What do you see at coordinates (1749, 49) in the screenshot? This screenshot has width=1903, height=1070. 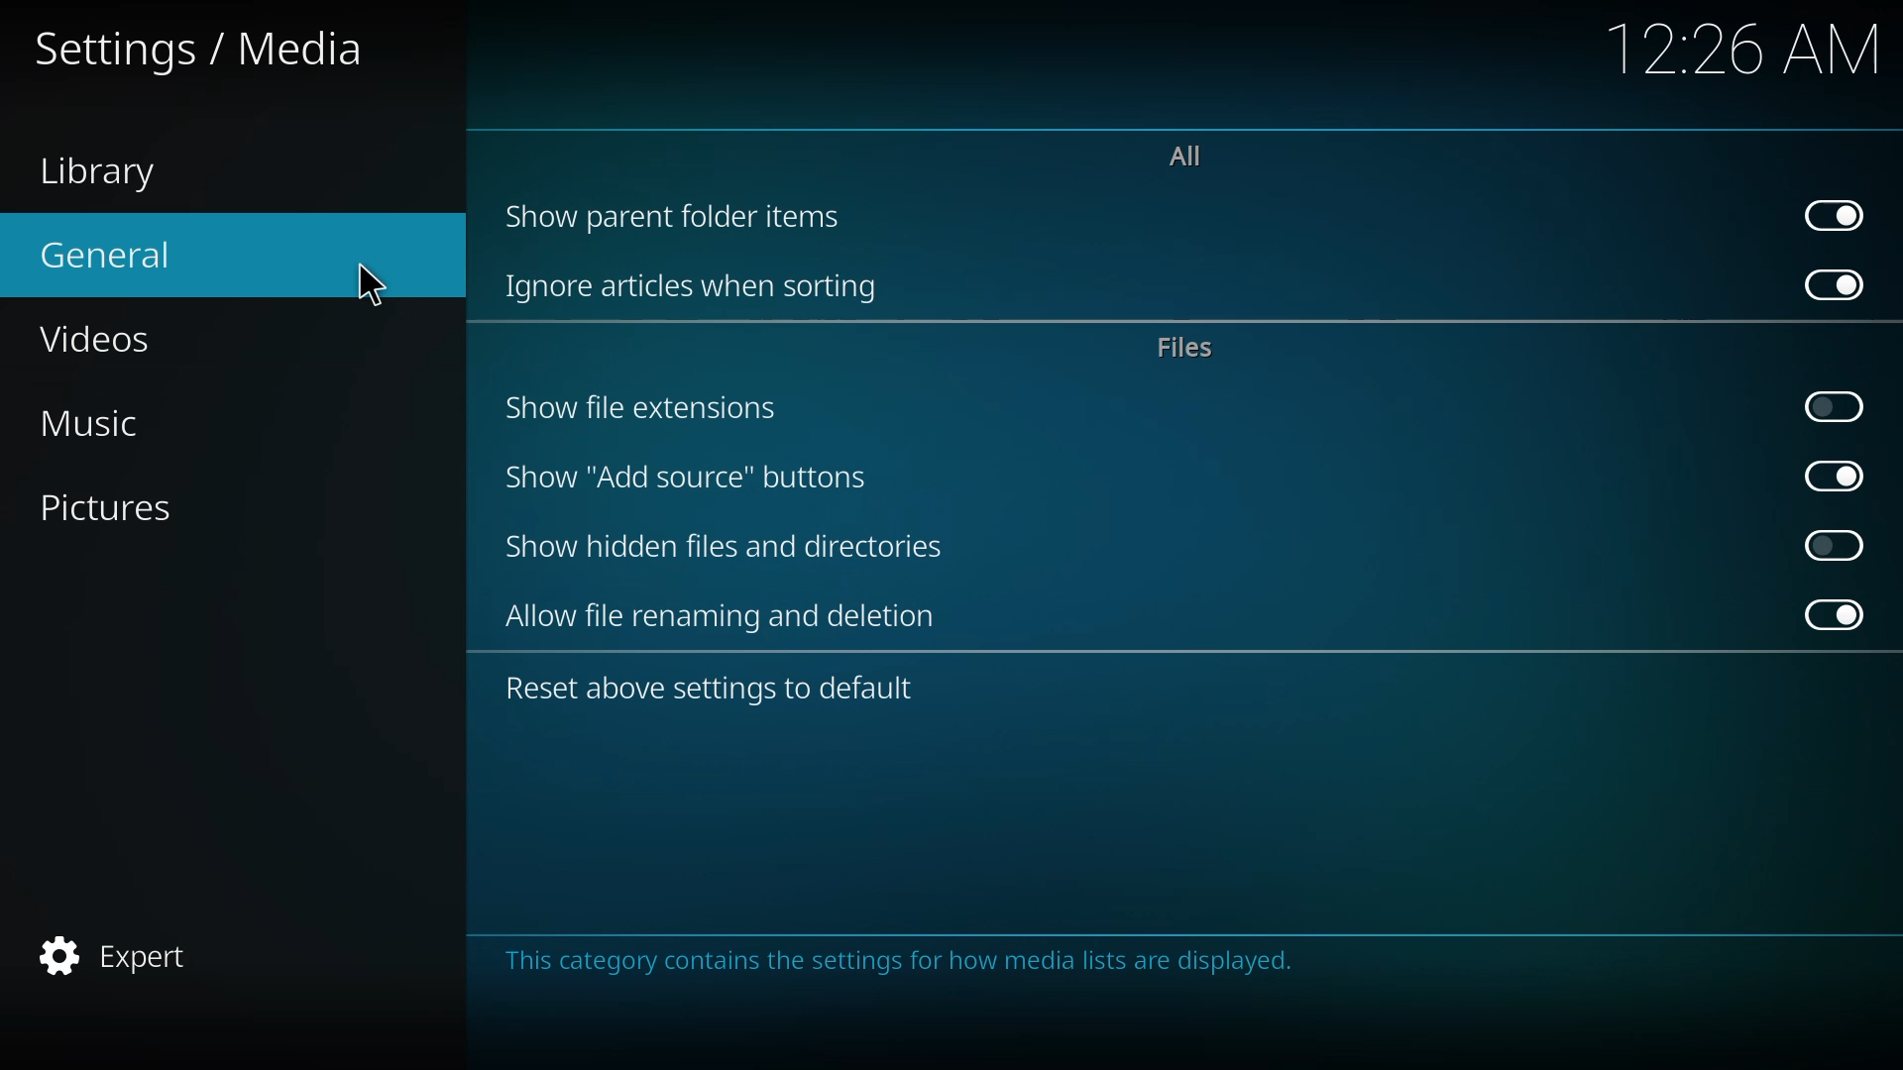 I see `time` at bounding box center [1749, 49].